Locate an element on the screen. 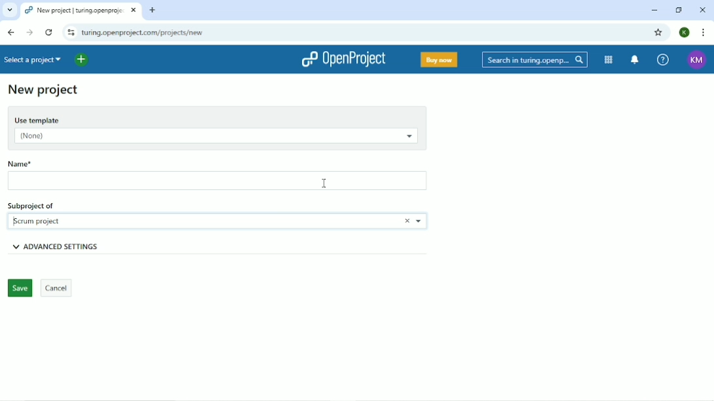  Buy now is located at coordinates (438, 61).